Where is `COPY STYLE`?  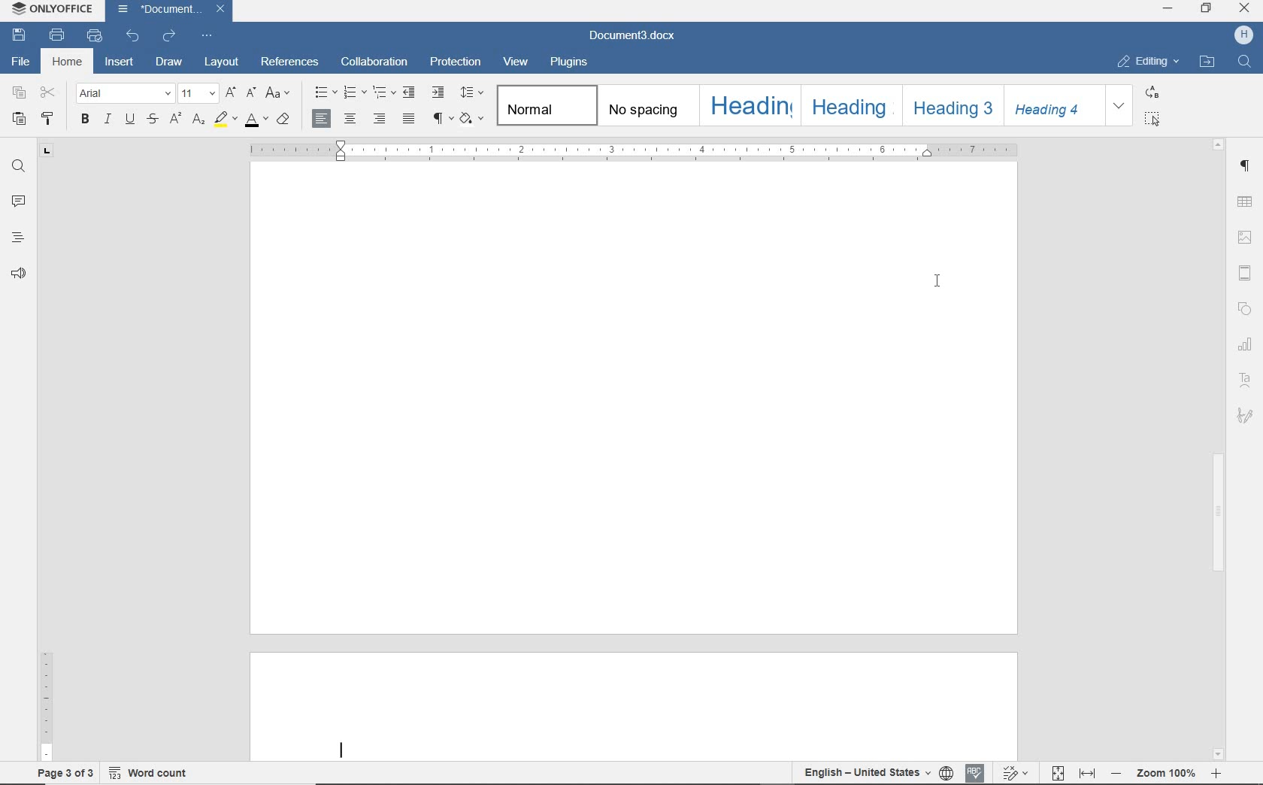 COPY STYLE is located at coordinates (49, 119).